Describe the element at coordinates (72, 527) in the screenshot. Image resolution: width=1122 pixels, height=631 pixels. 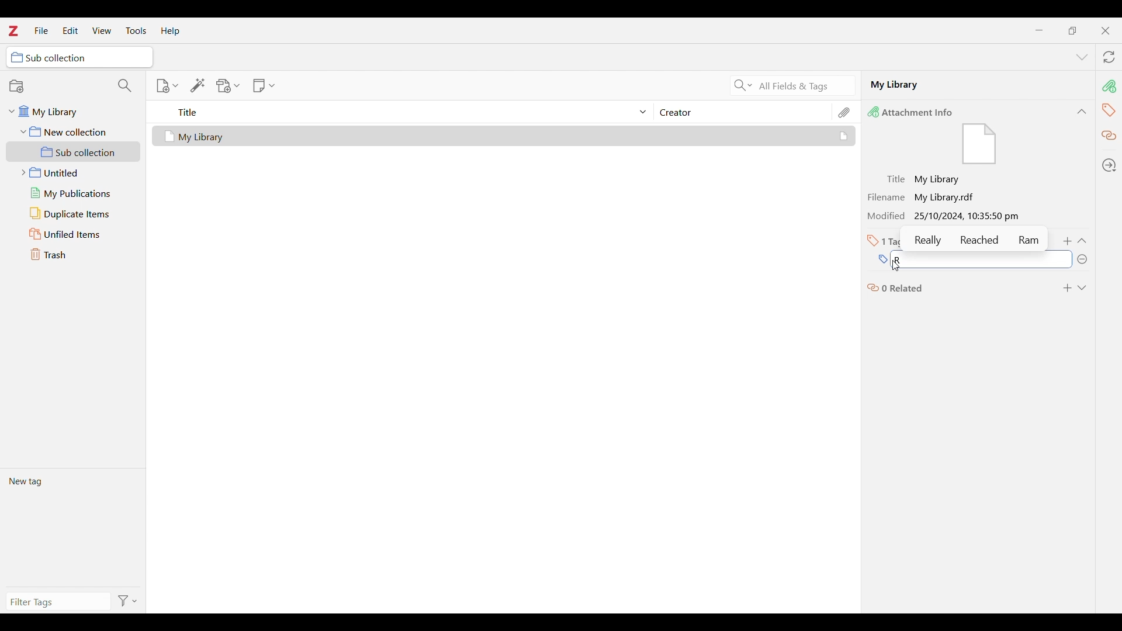
I see `Current tags` at that location.